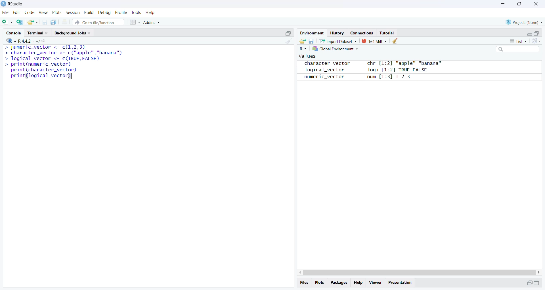 This screenshot has width=545, height=290. Describe the element at coordinates (537, 283) in the screenshot. I see `maximize` at that location.